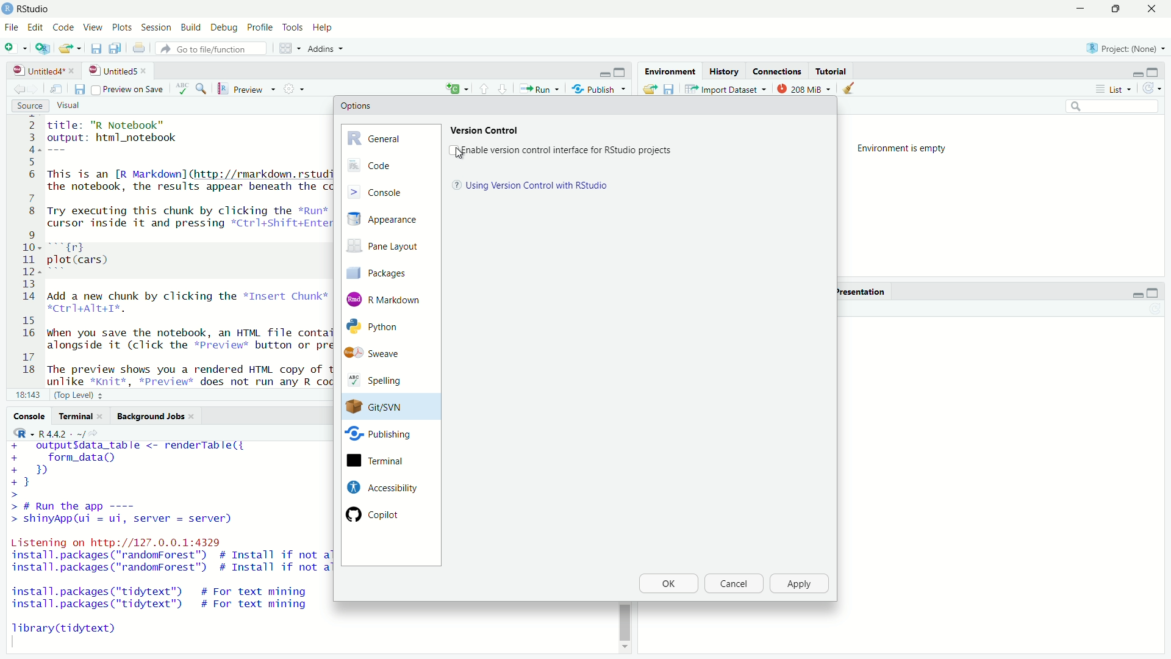 The width and height of the screenshot is (1171, 659). What do you see at coordinates (26, 250) in the screenshot?
I see `2 3 4 5 6 7 8 9 10 11 12 13 14 15 16 17 18` at bounding box center [26, 250].